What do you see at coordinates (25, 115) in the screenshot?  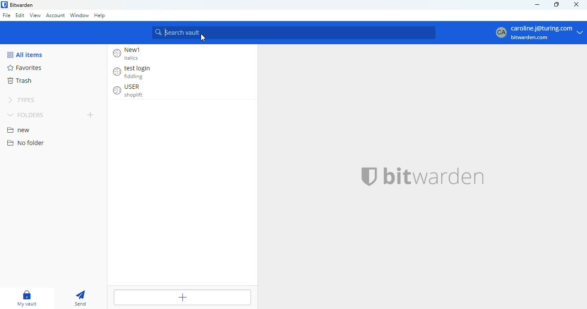 I see `folders` at bounding box center [25, 115].